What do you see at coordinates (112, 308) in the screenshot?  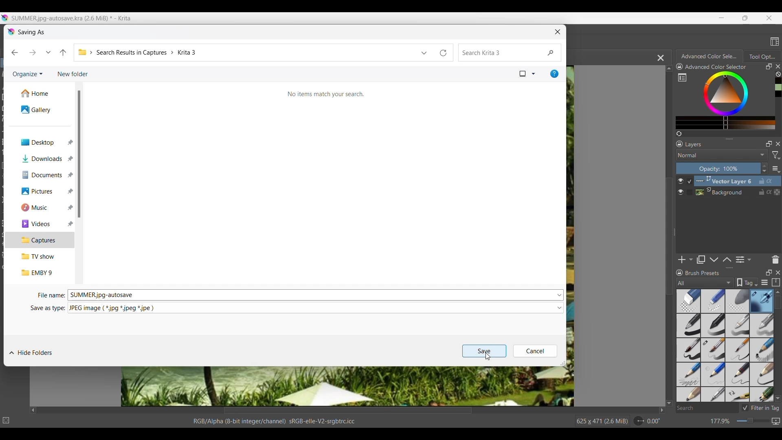 I see `File format changed to selected format` at bounding box center [112, 308].